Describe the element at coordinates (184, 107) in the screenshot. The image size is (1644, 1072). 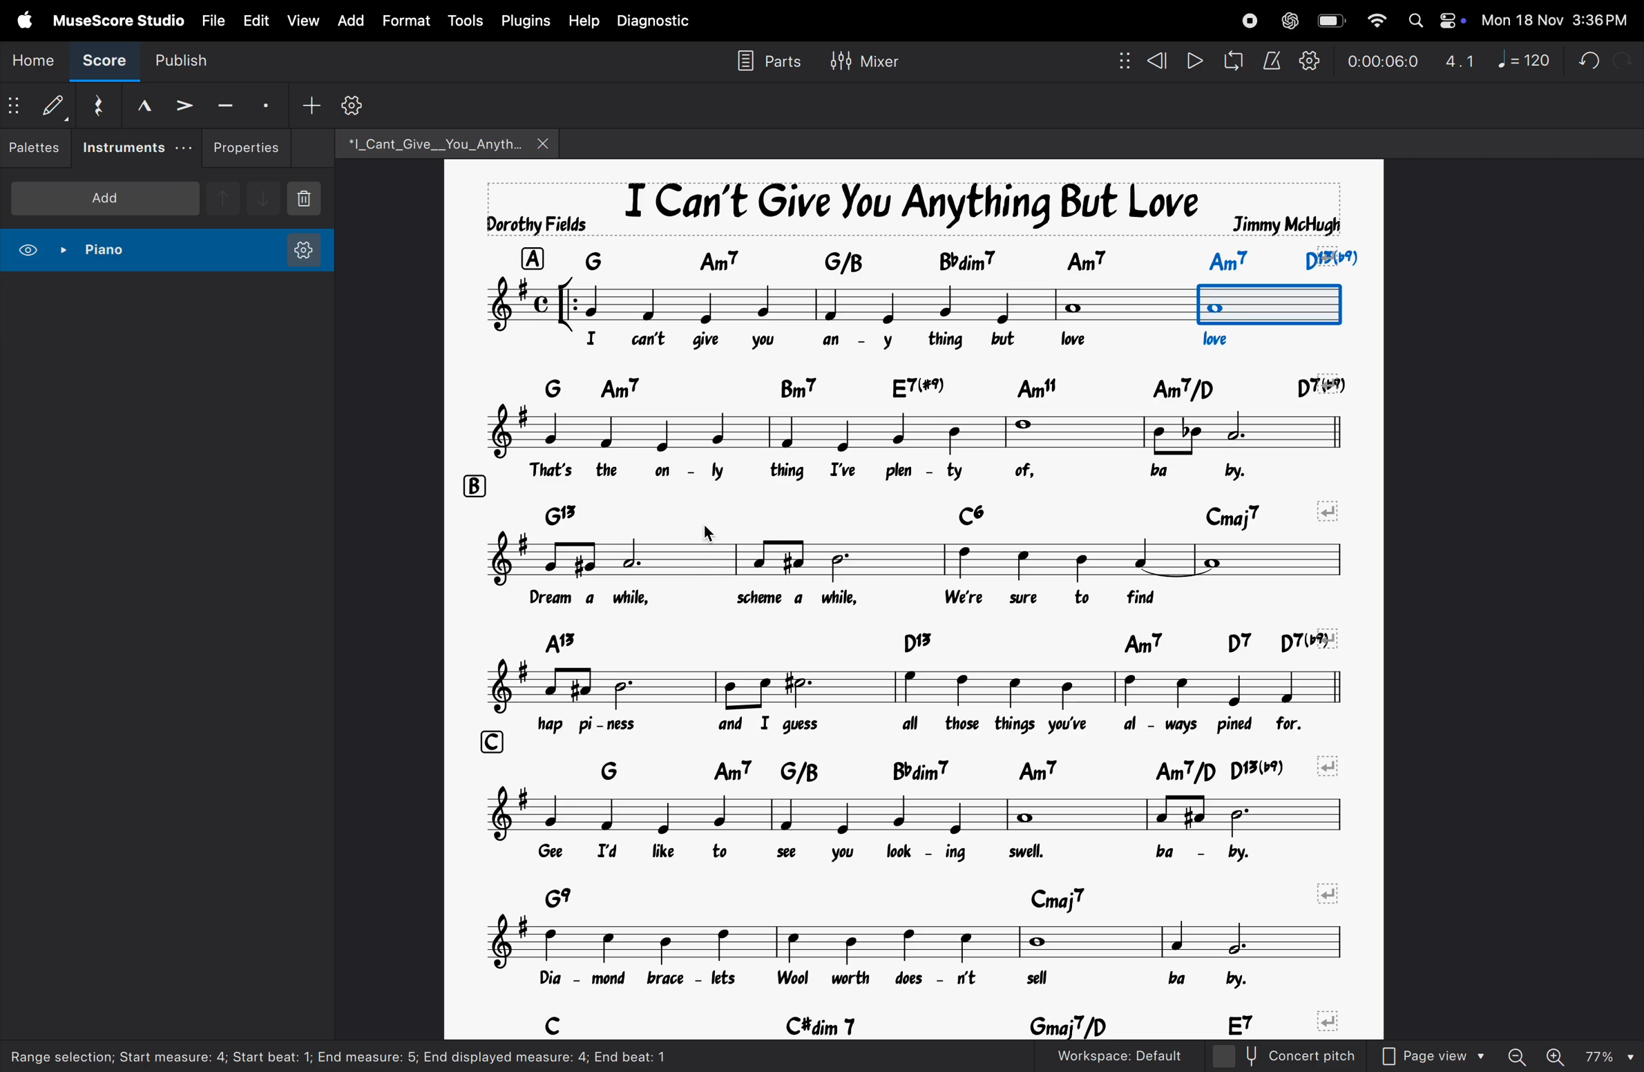
I see `accent` at that location.